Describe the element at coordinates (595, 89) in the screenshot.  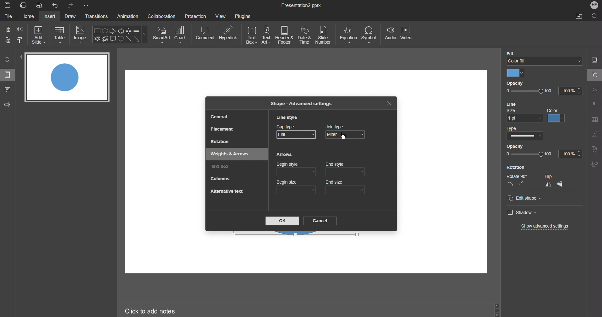
I see `Image Settings` at that location.